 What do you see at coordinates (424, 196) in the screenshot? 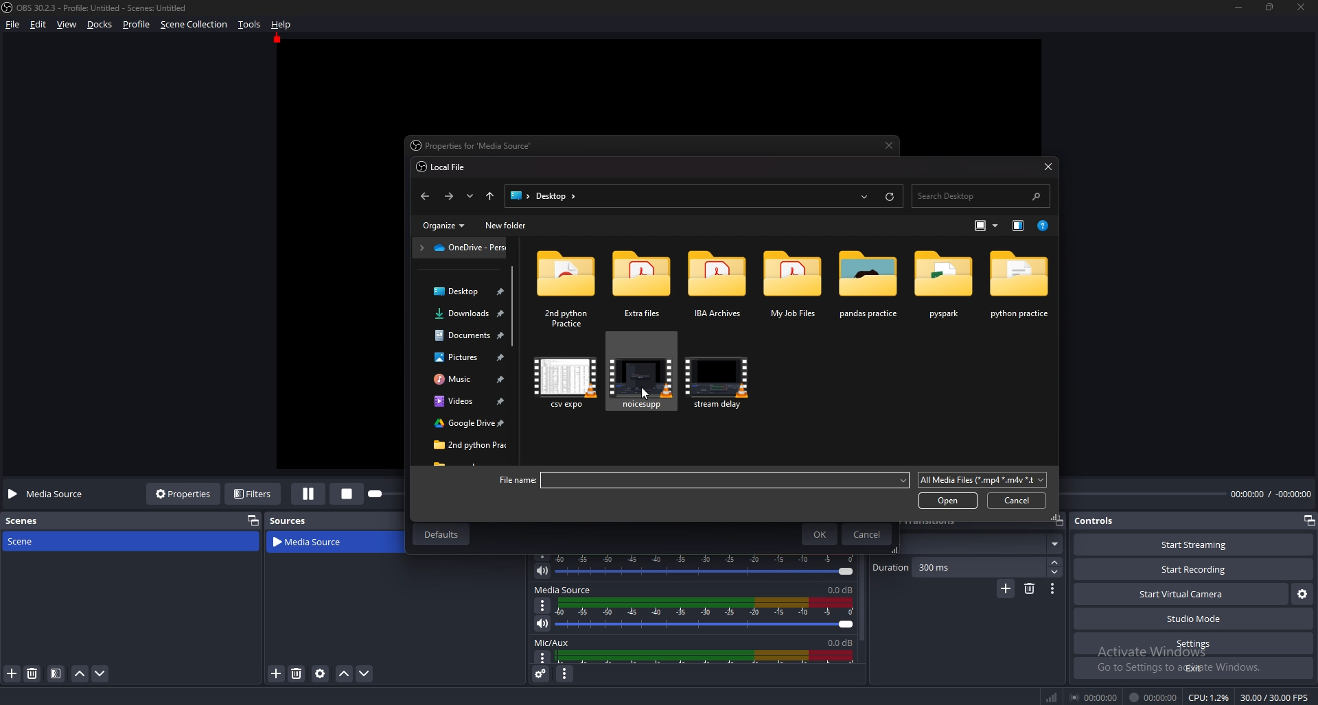
I see `back` at bounding box center [424, 196].